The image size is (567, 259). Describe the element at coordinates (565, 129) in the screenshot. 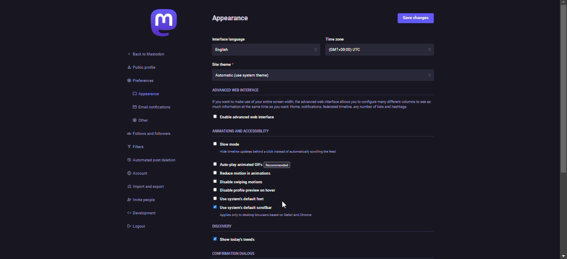

I see `scroll bar` at that location.